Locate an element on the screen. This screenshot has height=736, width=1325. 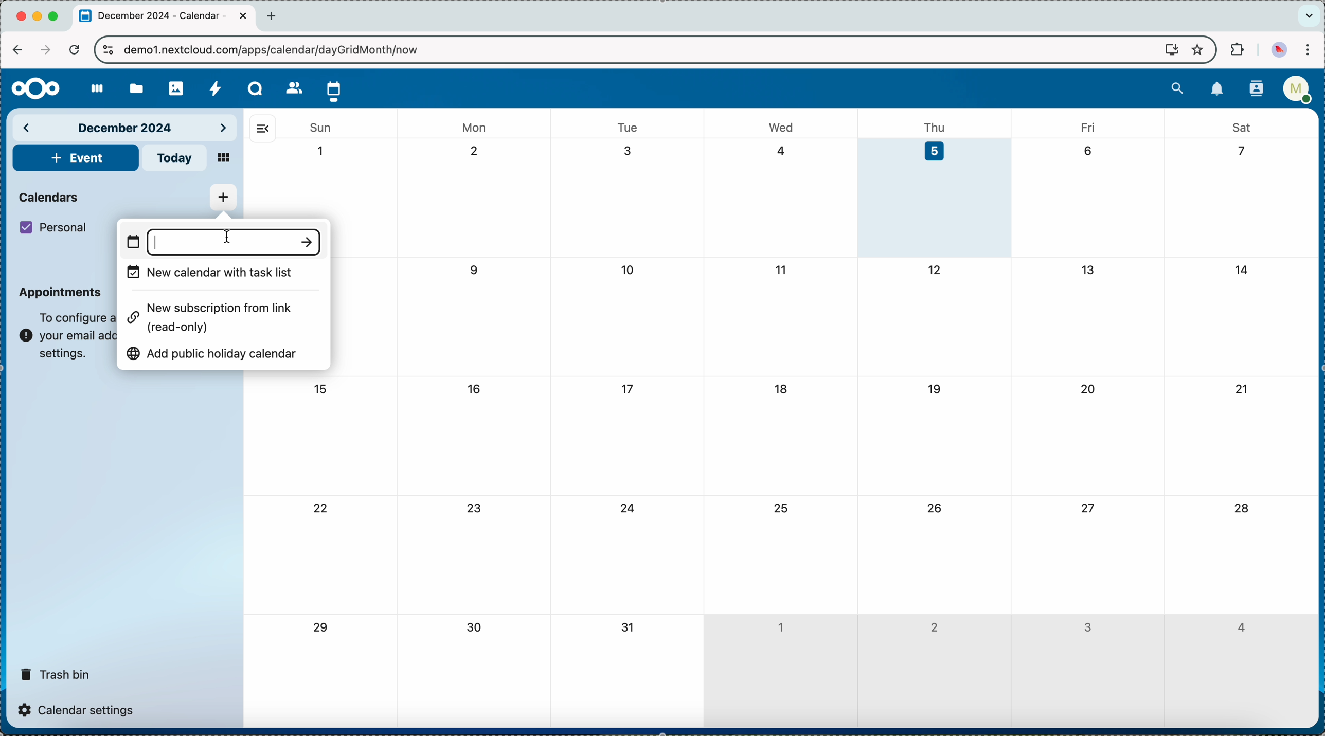
day 5 selected is located at coordinates (937, 198).